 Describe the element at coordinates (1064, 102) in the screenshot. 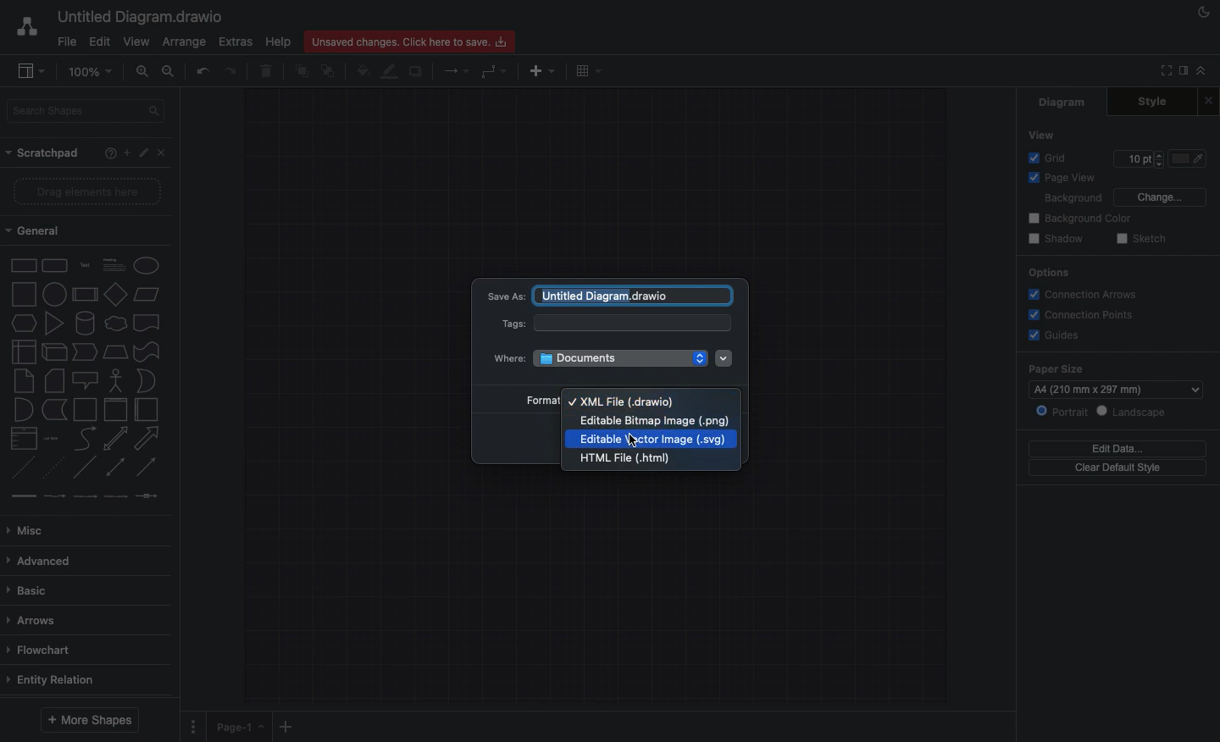

I see `Diagram` at that location.